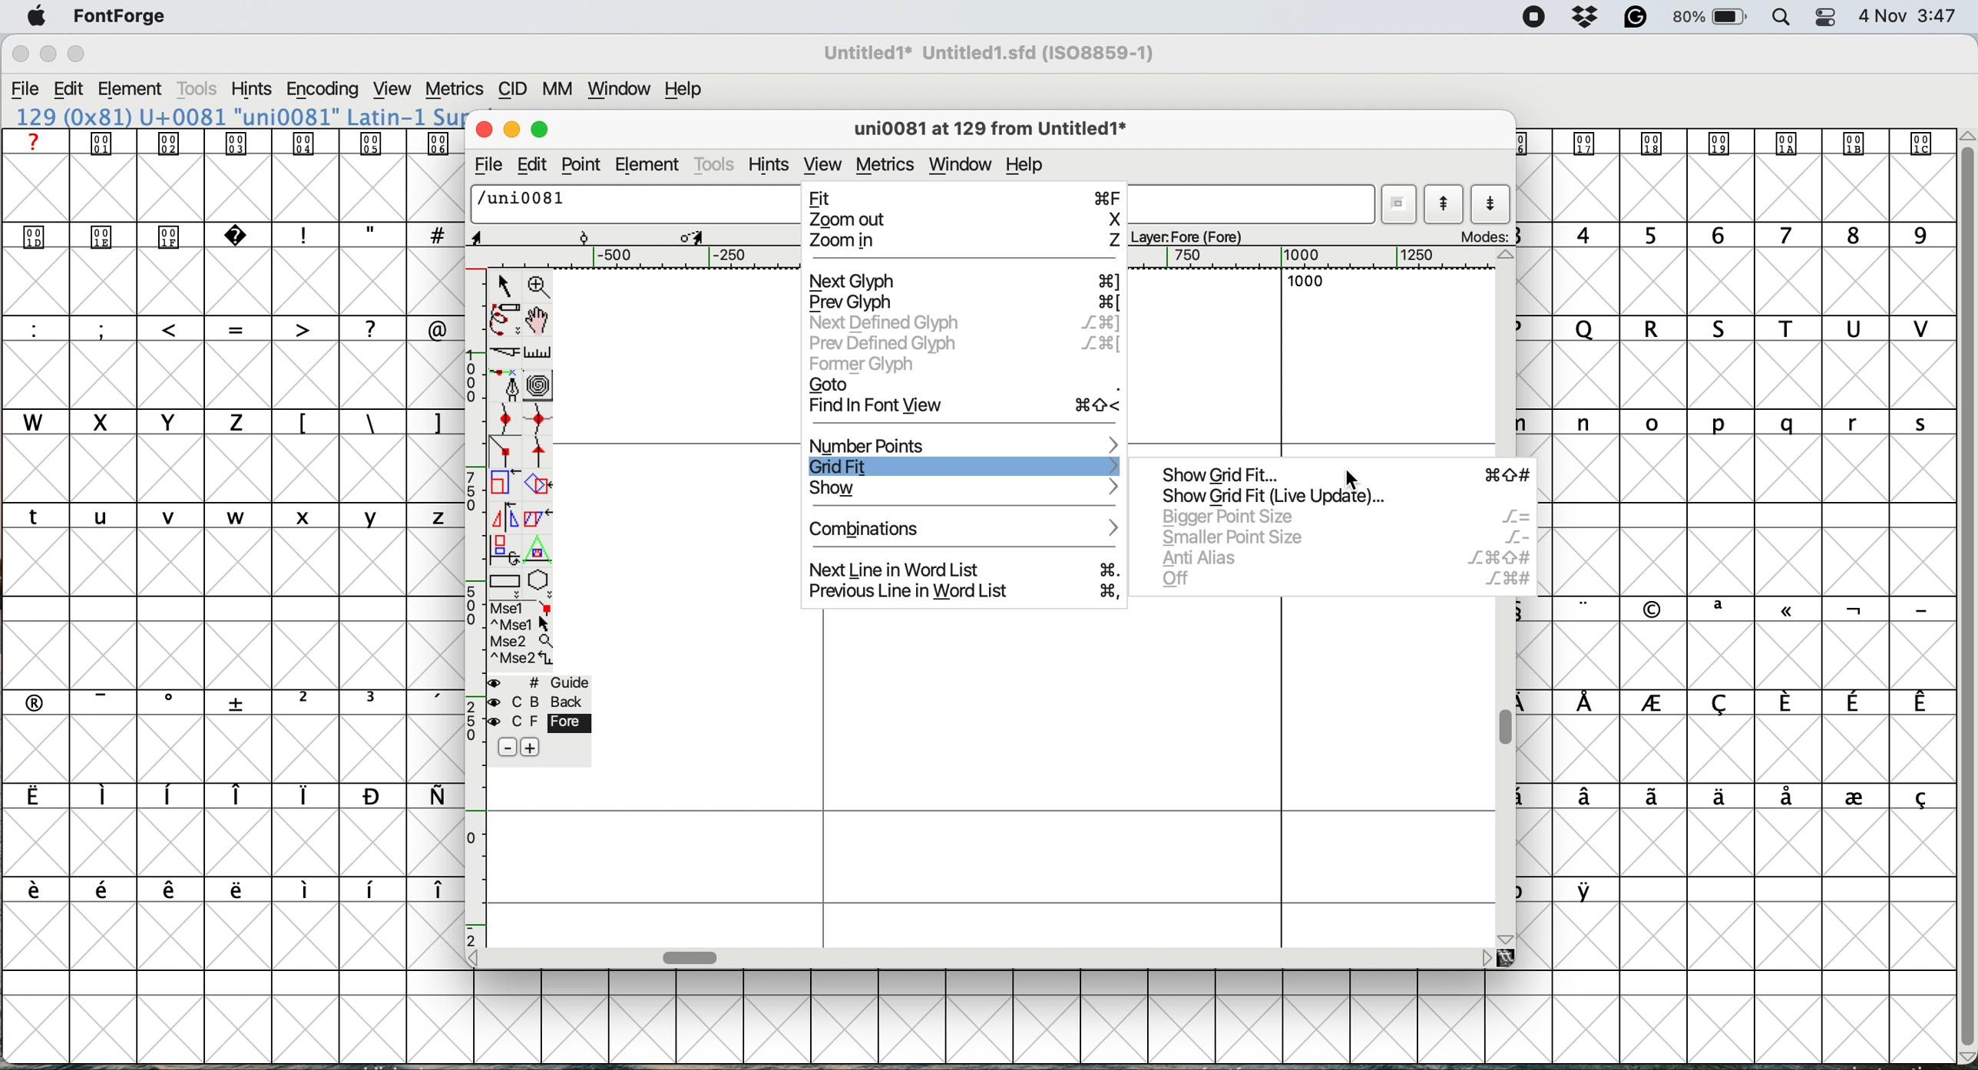  Describe the element at coordinates (684, 90) in the screenshot. I see `Help` at that location.